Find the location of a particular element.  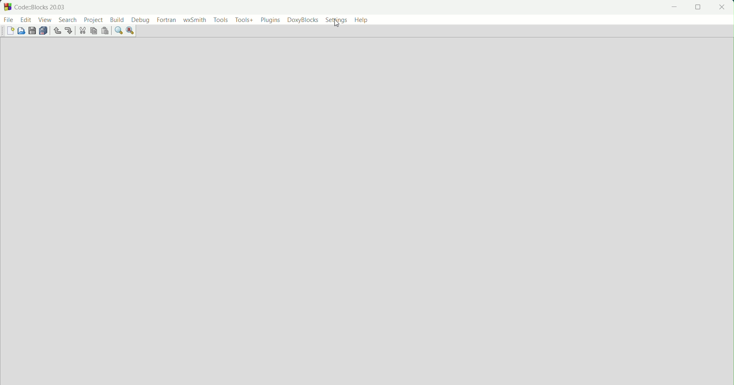

plugins is located at coordinates (268, 20).